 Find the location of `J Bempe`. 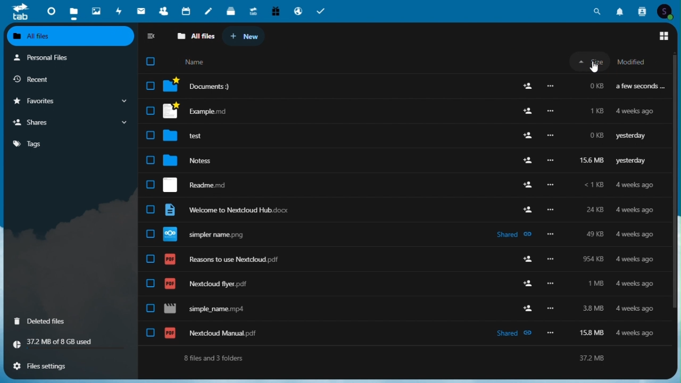

J Bempe is located at coordinates (402, 110).